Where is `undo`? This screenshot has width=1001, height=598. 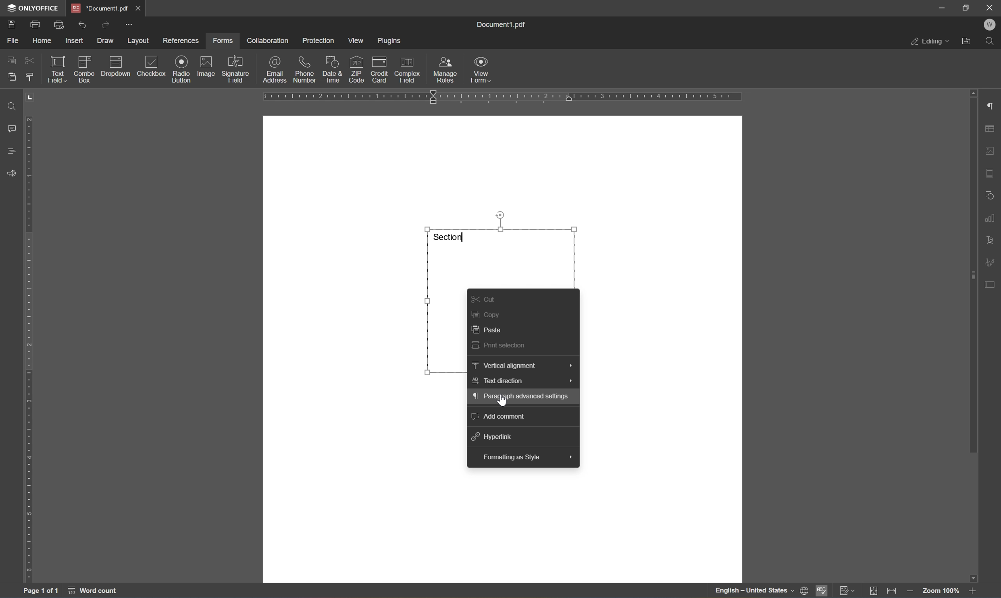 undo is located at coordinates (83, 23).